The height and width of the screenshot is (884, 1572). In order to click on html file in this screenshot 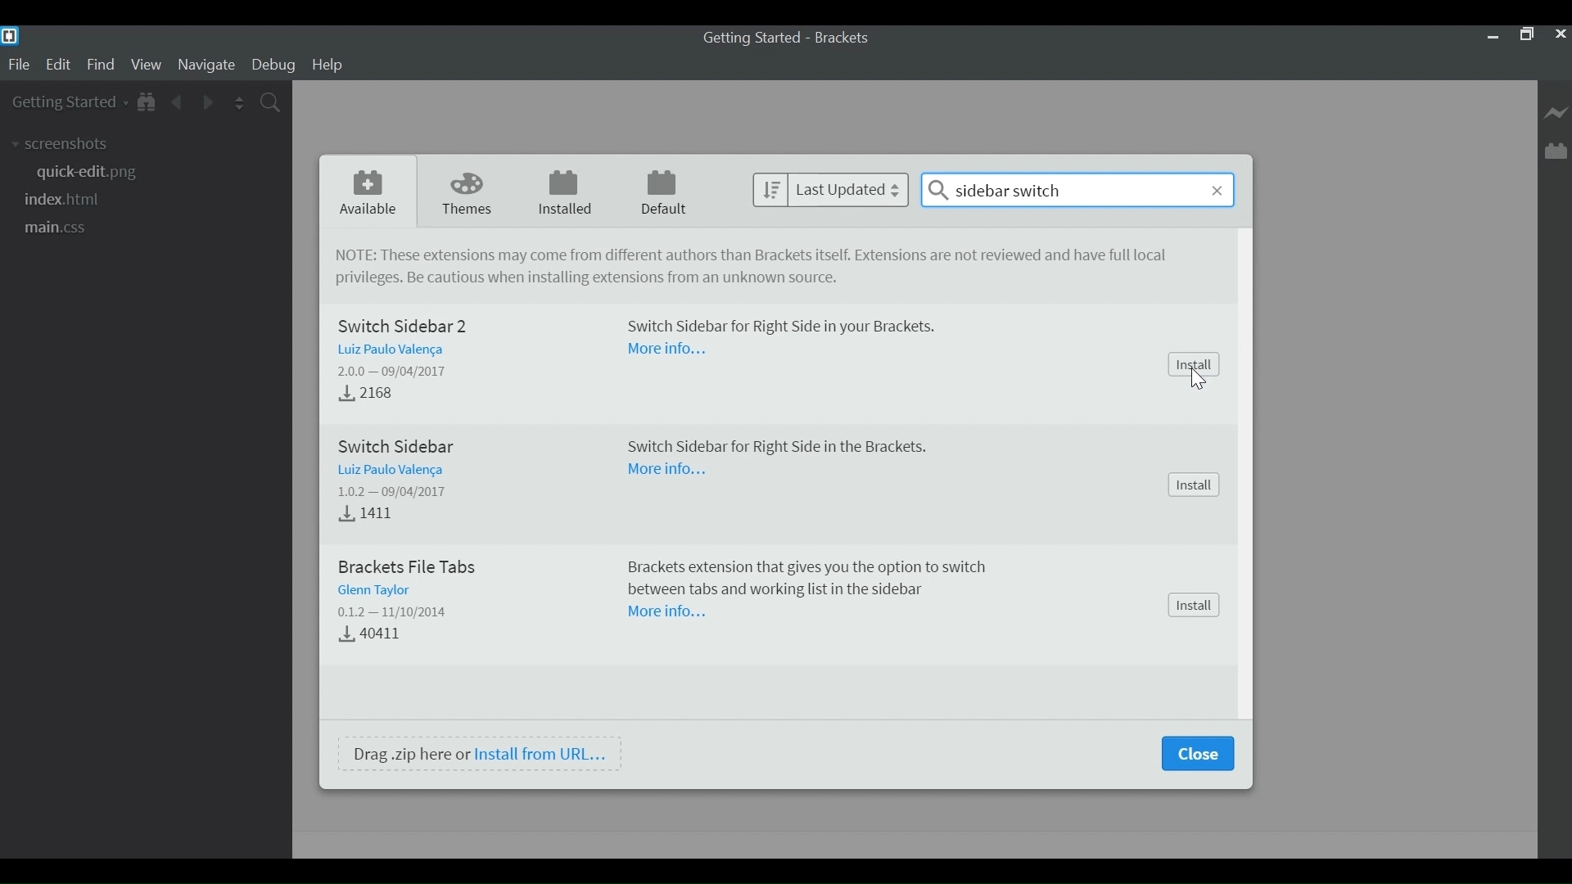, I will do `click(65, 201)`.